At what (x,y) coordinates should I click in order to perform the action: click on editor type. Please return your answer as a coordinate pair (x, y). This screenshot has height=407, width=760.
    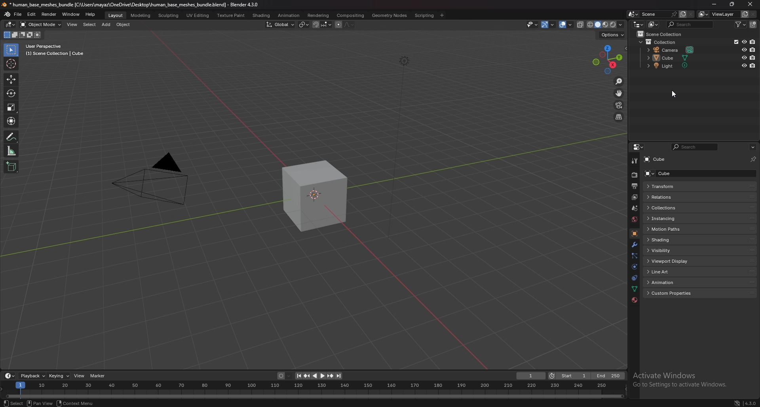
    Looking at the image, I should click on (639, 147).